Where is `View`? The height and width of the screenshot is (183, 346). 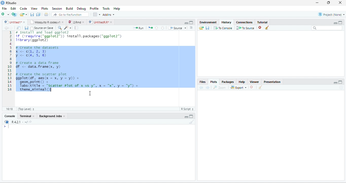 View is located at coordinates (34, 8).